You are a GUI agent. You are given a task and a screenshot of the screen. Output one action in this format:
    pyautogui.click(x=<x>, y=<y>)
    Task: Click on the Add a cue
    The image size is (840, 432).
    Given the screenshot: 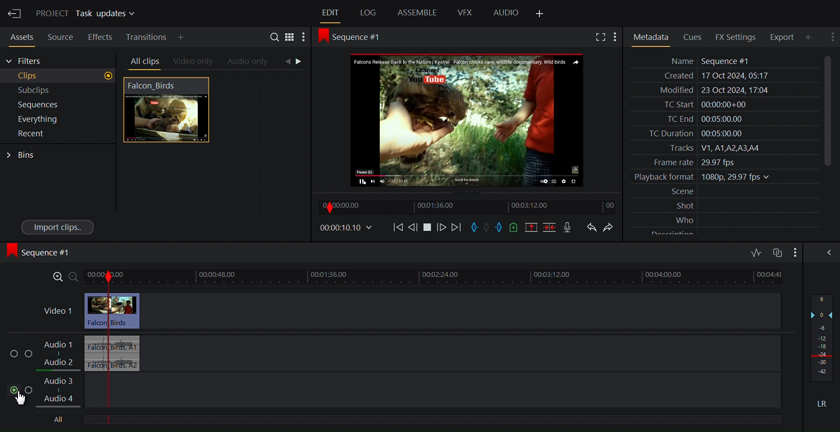 What is the action you would take?
    pyautogui.click(x=515, y=227)
    